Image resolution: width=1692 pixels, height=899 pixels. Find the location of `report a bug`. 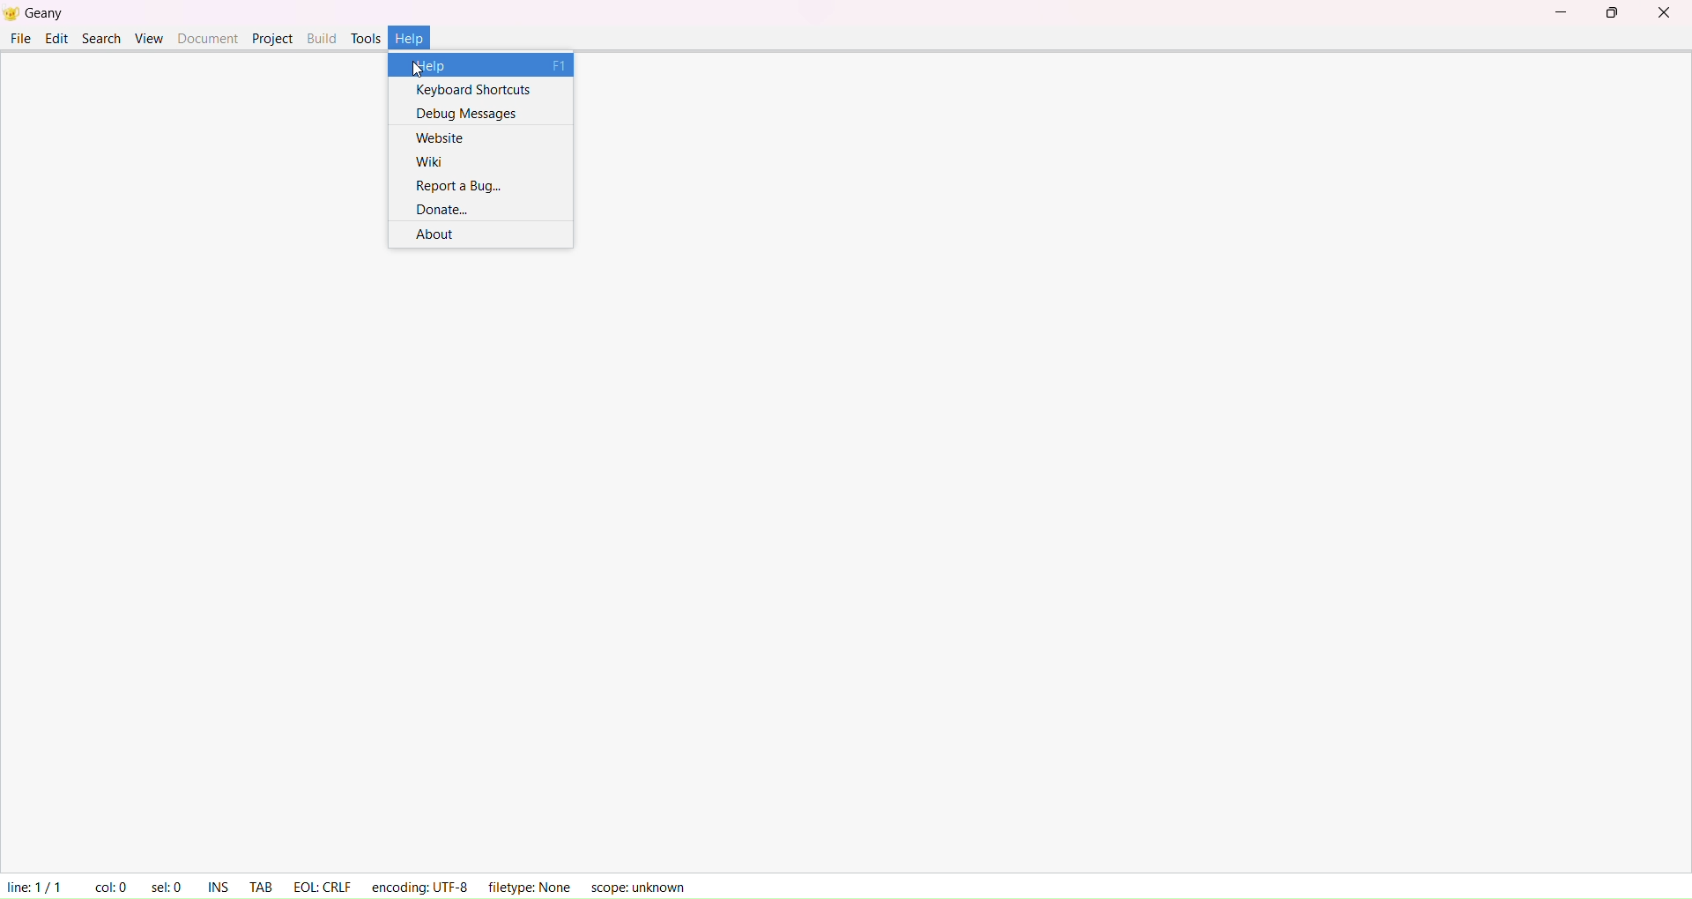

report a bug is located at coordinates (455, 184).